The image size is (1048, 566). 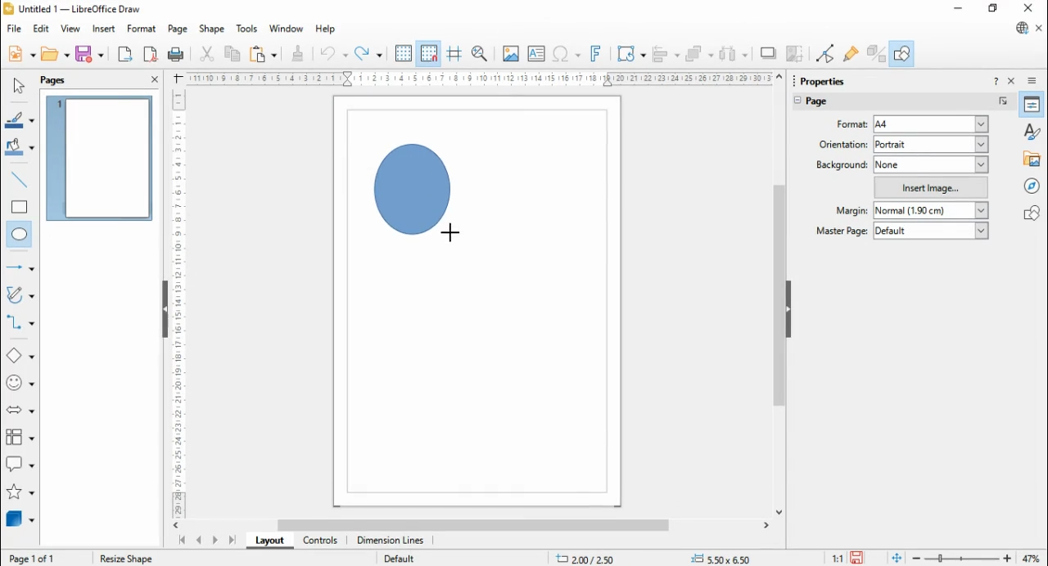 What do you see at coordinates (838, 558) in the screenshot?
I see `11` at bounding box center [838, 558].